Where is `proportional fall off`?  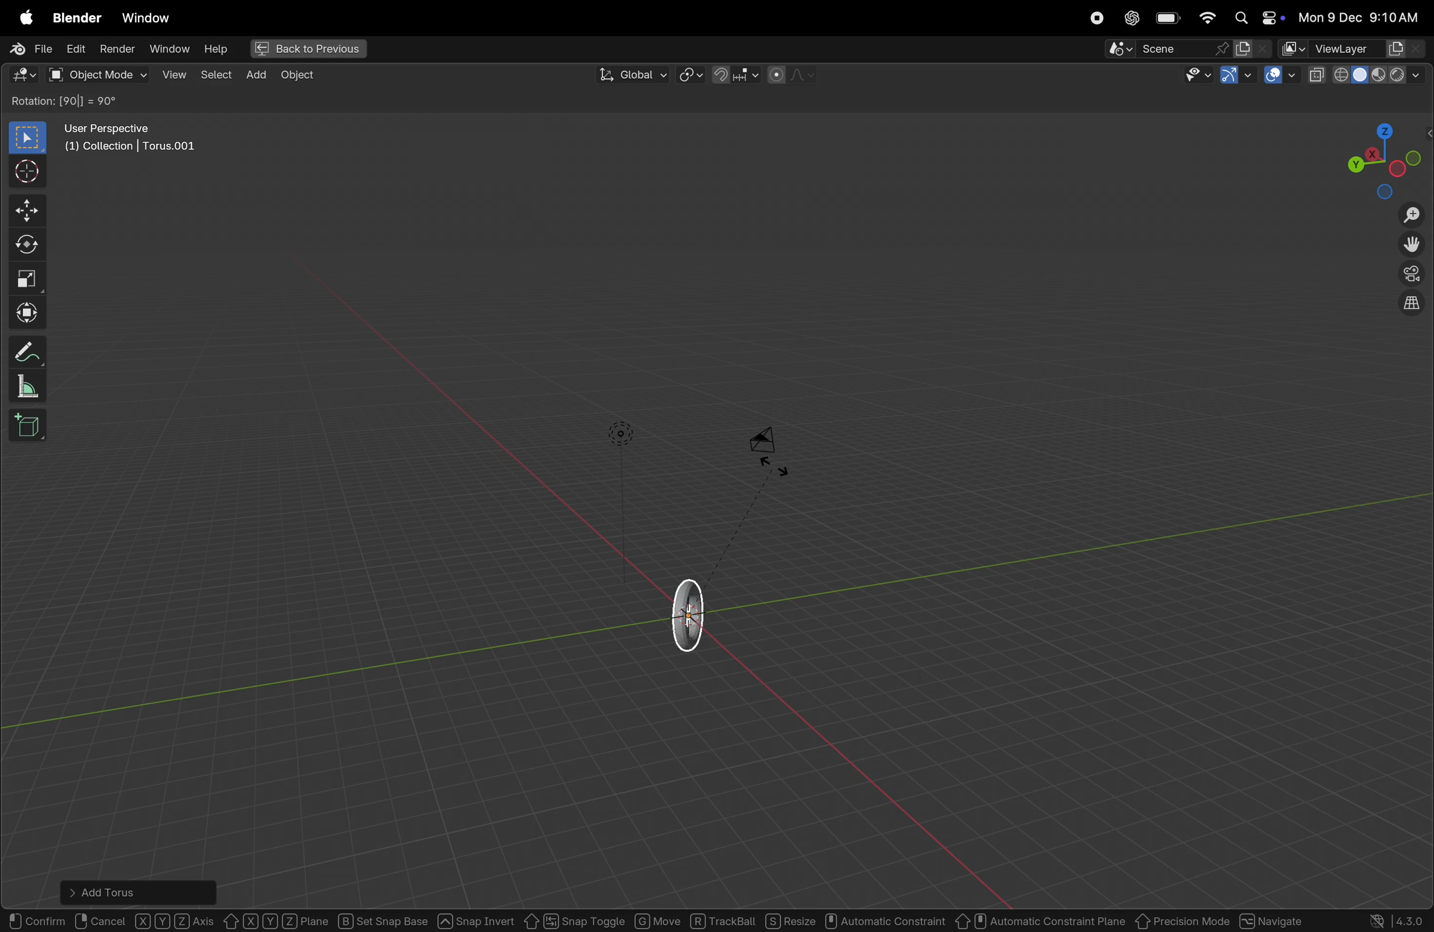
proportional fall off is located at coordinates (790, 75).